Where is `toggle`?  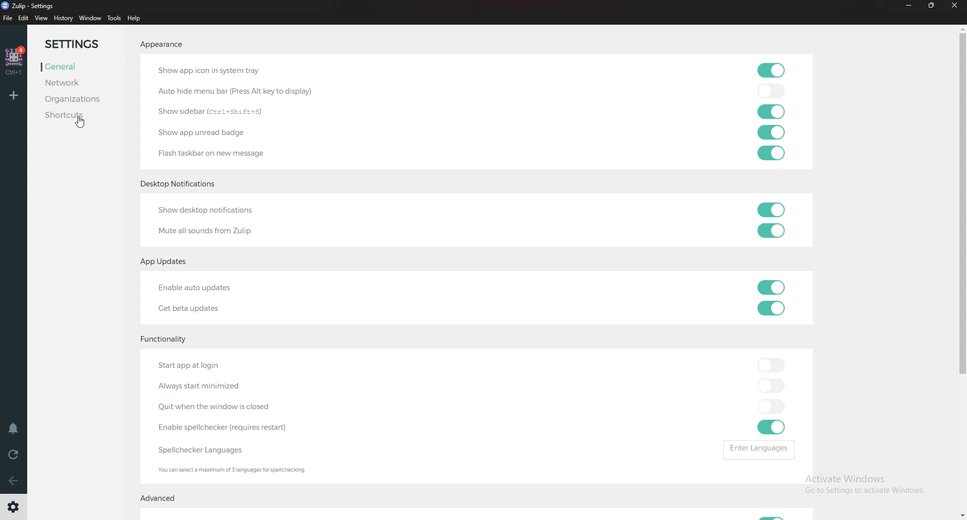 toggle is located at coordinates (772, 231).